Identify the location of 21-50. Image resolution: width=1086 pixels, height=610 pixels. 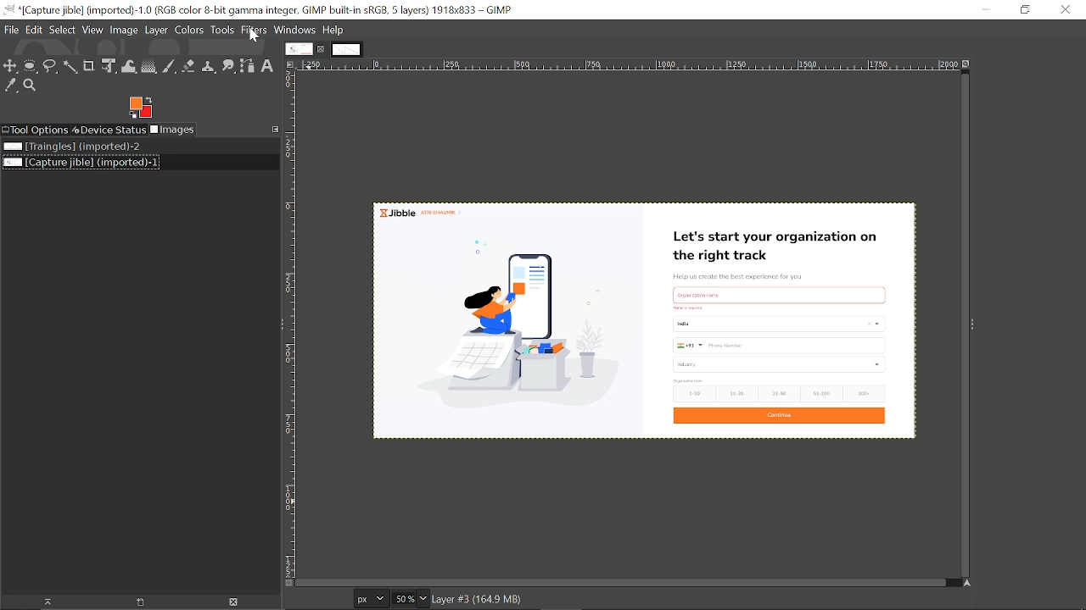
(780, 392).